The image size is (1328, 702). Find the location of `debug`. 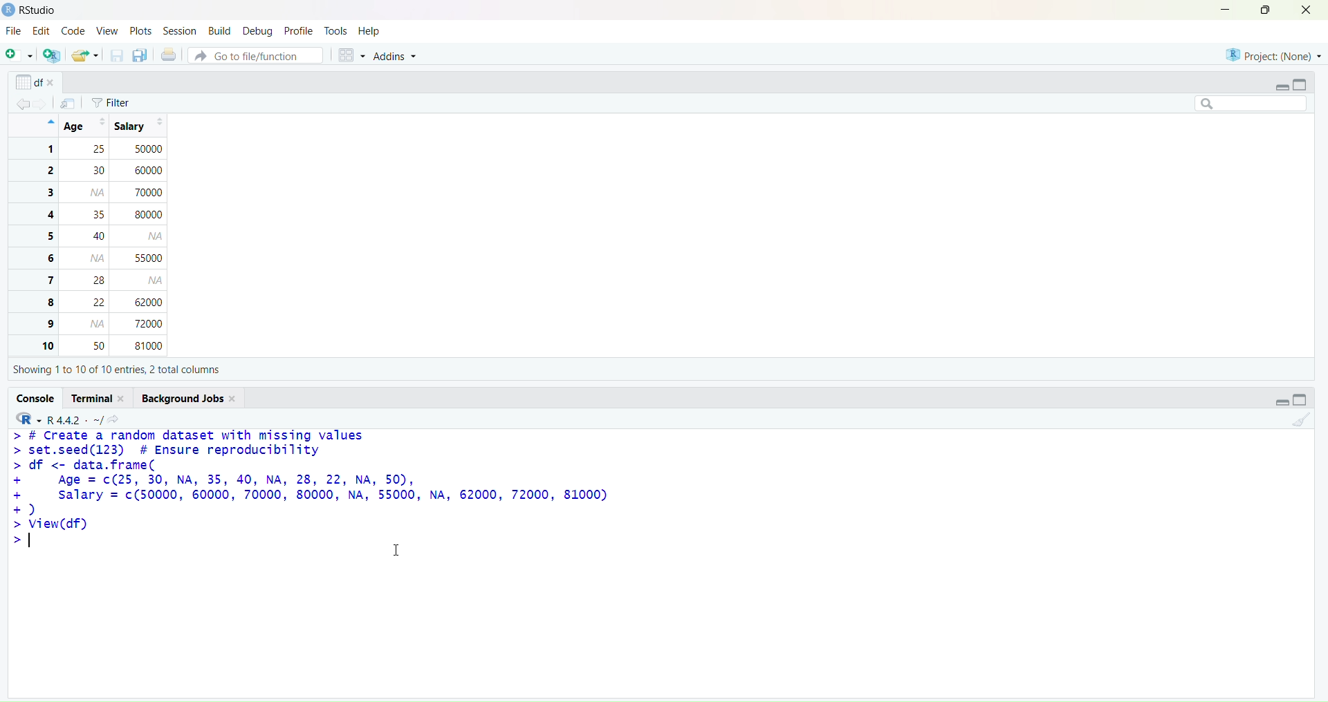

debug is located at coordinates (256, 32).